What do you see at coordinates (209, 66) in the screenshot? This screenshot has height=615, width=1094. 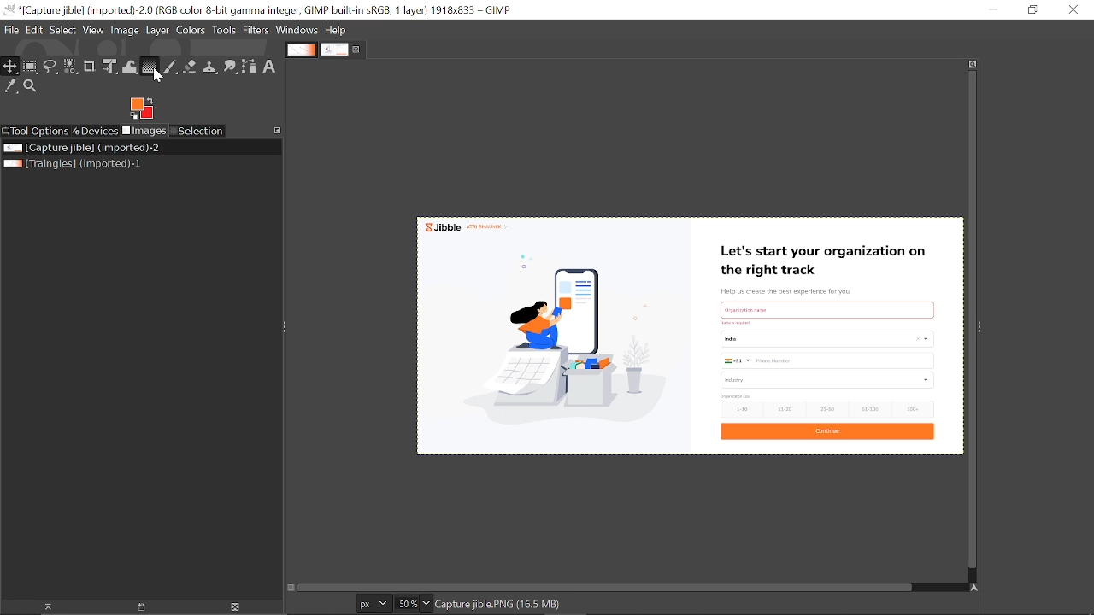 I see `Clone tool` at bounding box center [209, 66].